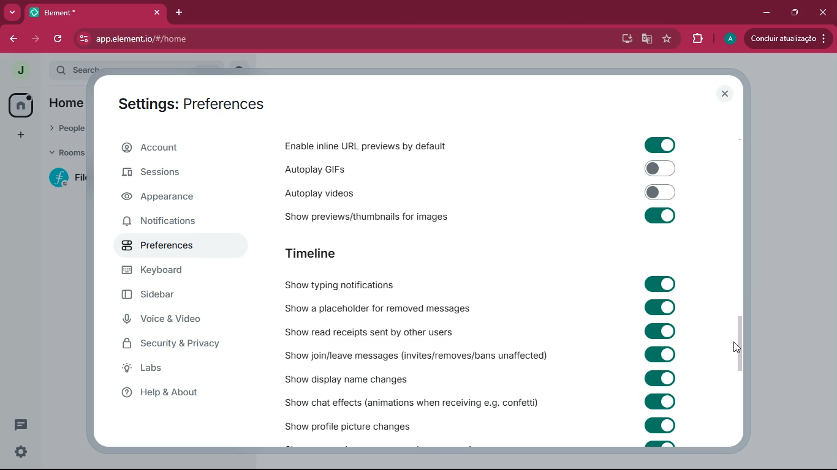 The image size is (837, 470). What do you see at coordinates (66, 12) in the screenshot?
I see `Element* tab` at bounding box center [66, 12].